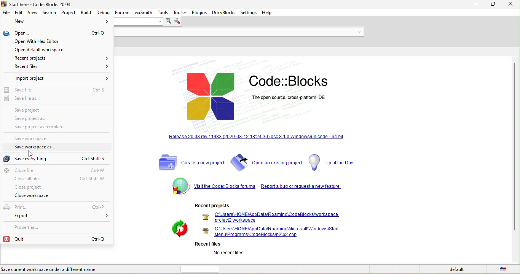 This screenshot has height=274, width=520. What do you see at coordinates (60, 179) in the screenshot?
I see `close all files` at bounding box center [60, 179].